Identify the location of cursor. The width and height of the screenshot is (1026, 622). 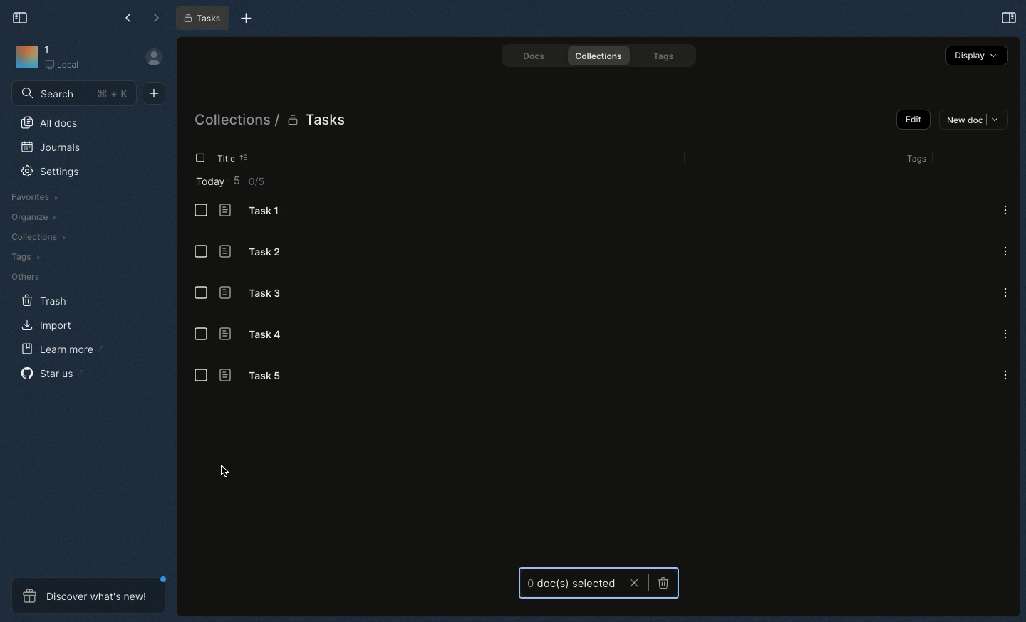
(223, 472).